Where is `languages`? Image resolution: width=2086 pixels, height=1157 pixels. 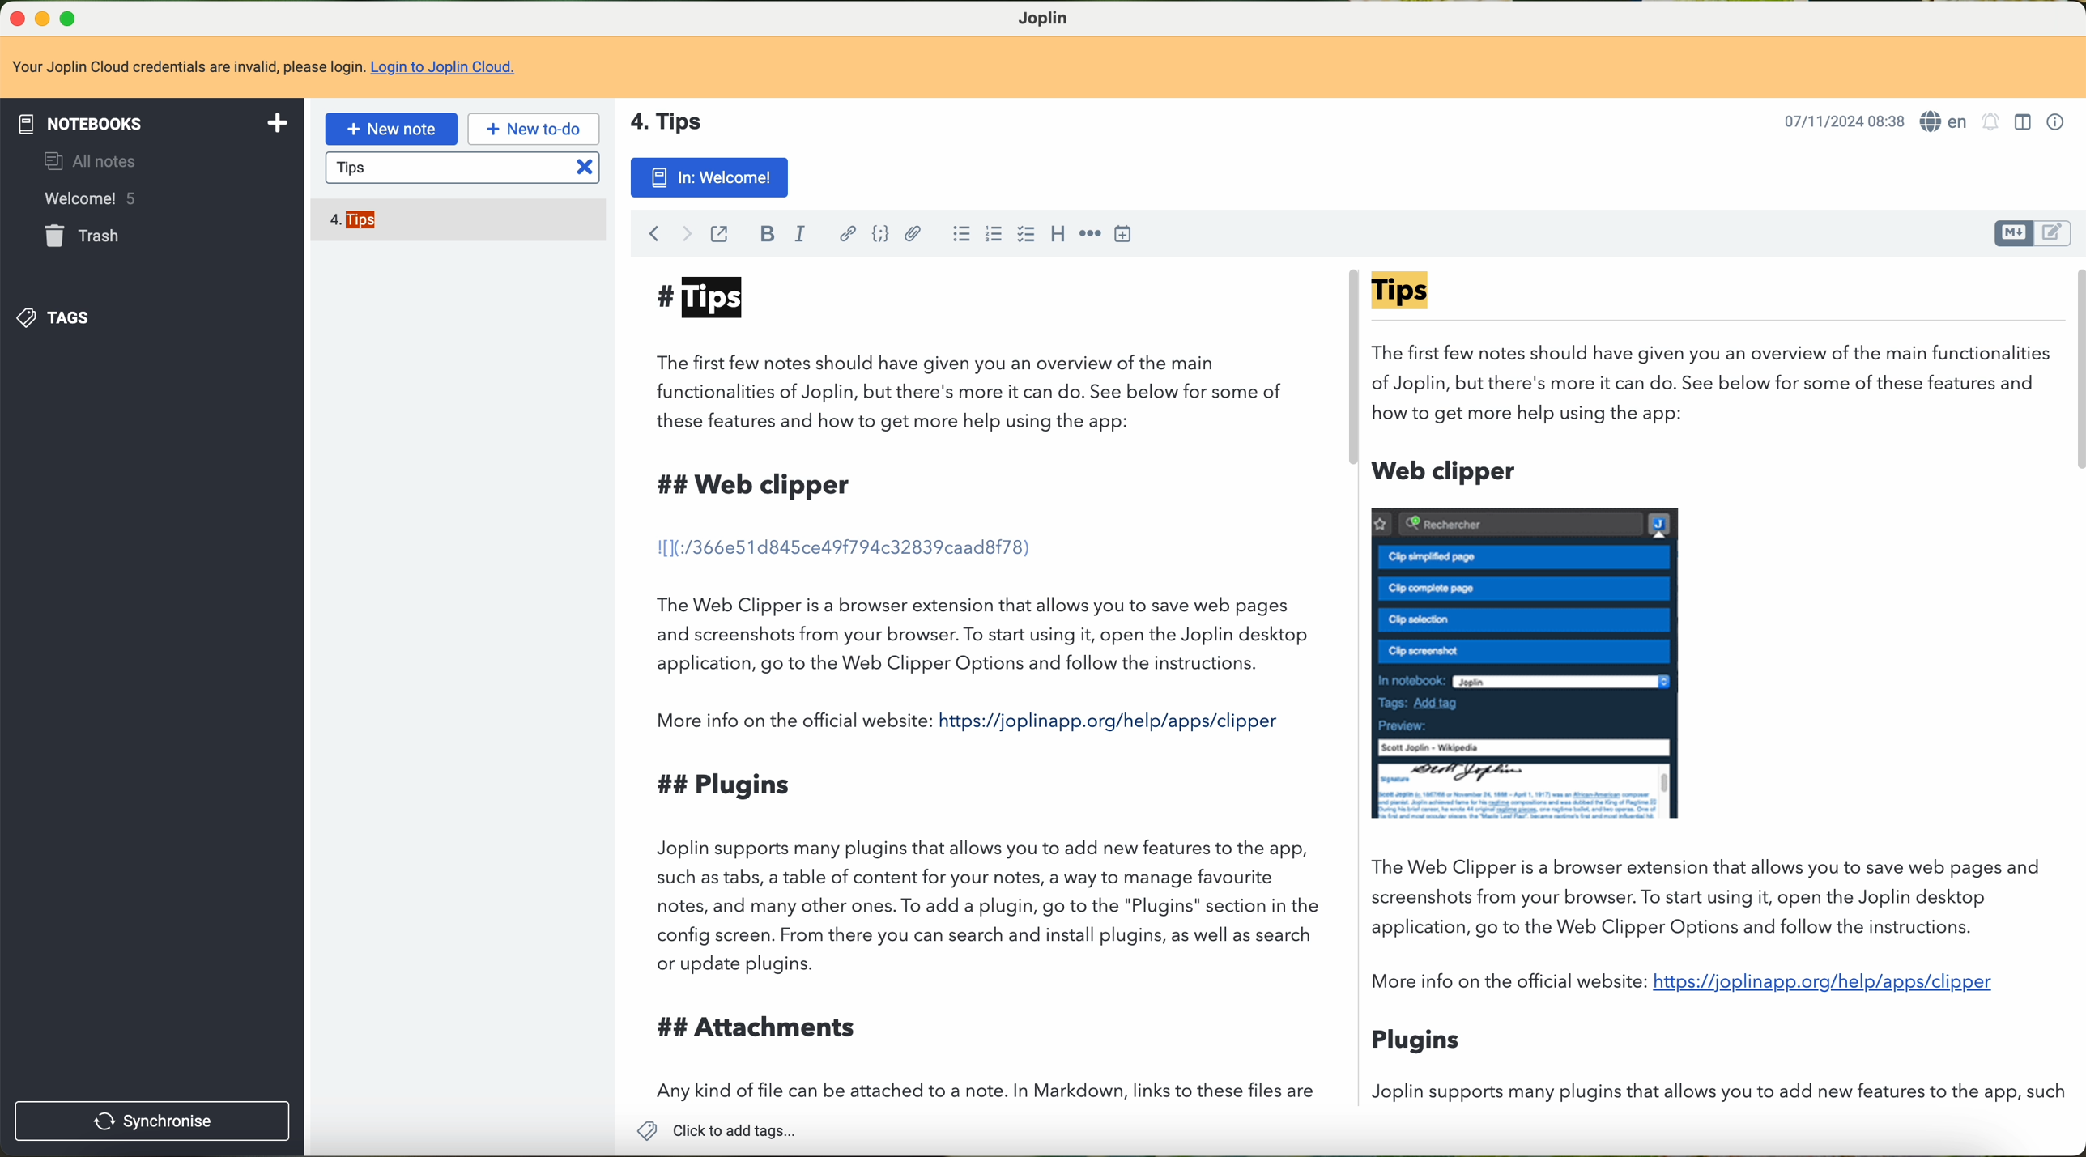 languages is located at coordinates (1945, 122).